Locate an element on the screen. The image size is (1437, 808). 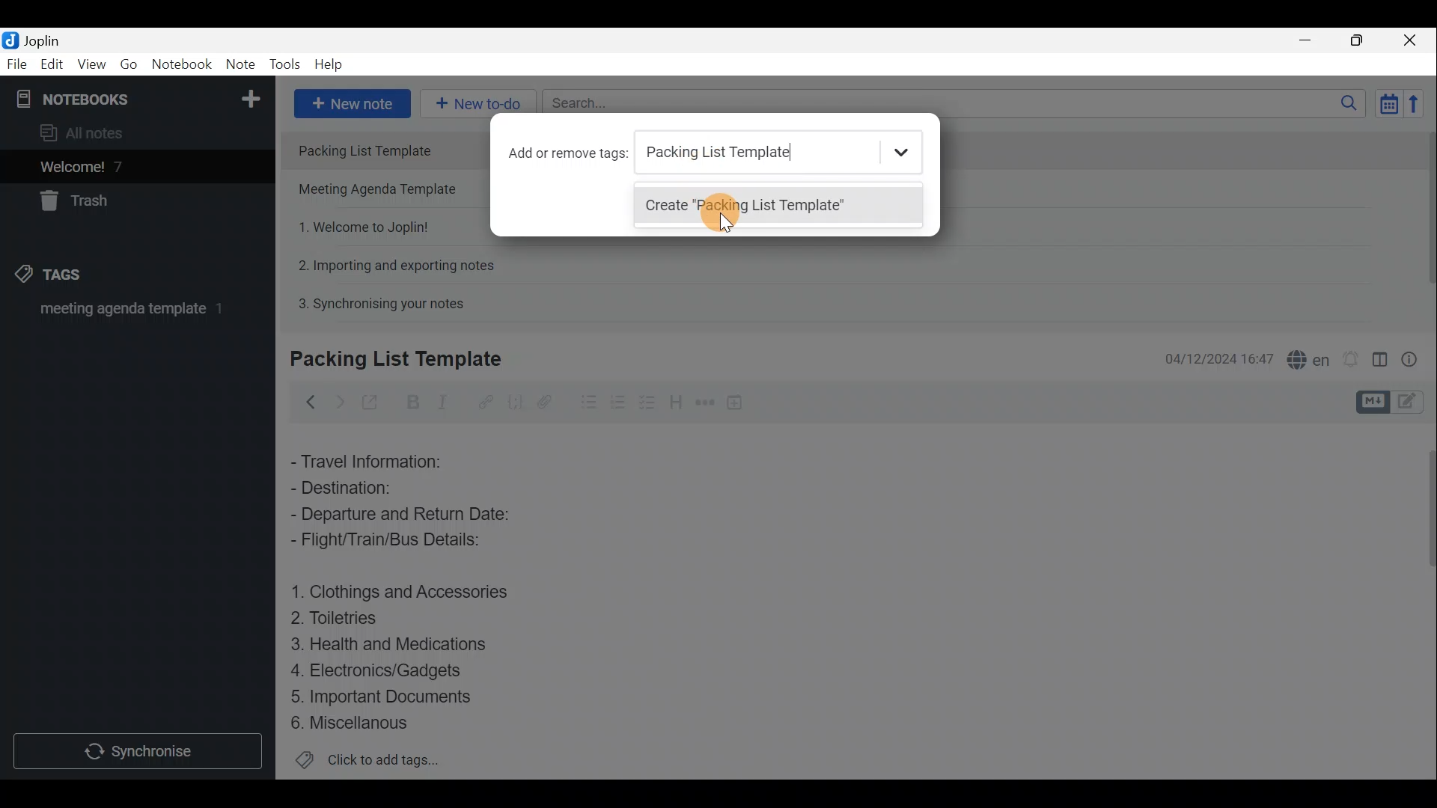
New note is located at coordinates (351, 102).